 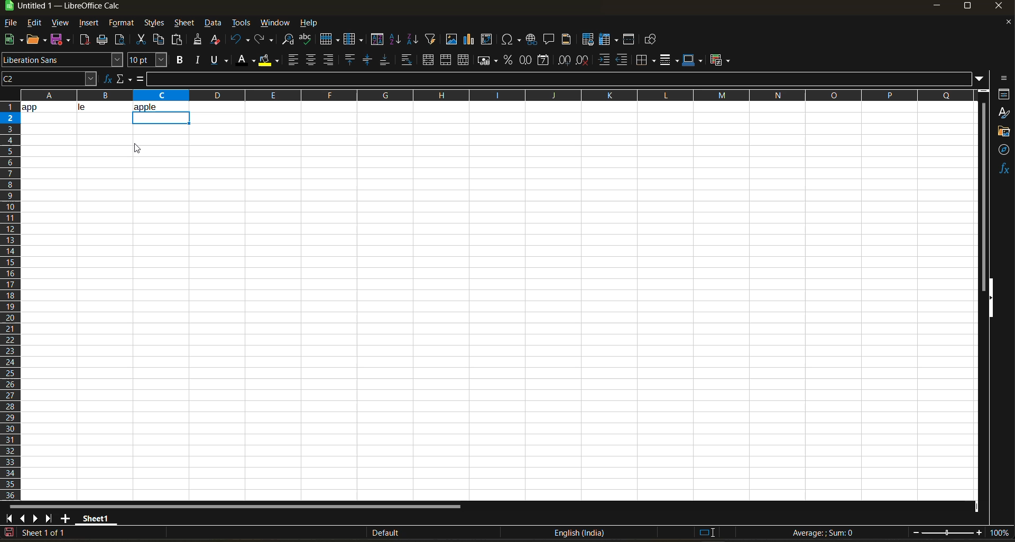 What do you see at coordinates (265, 40) in the screenshot?
I see `redo ` at bounding box center [265, 40].